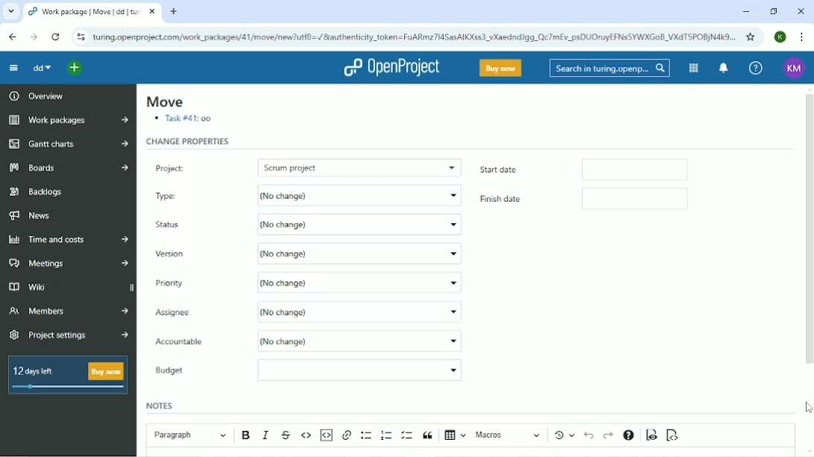 The image size is (814, 457). What do you see at coordinates (807, 407) in the screenshot?
I see `Cursor` at bounding box center [807, 407].